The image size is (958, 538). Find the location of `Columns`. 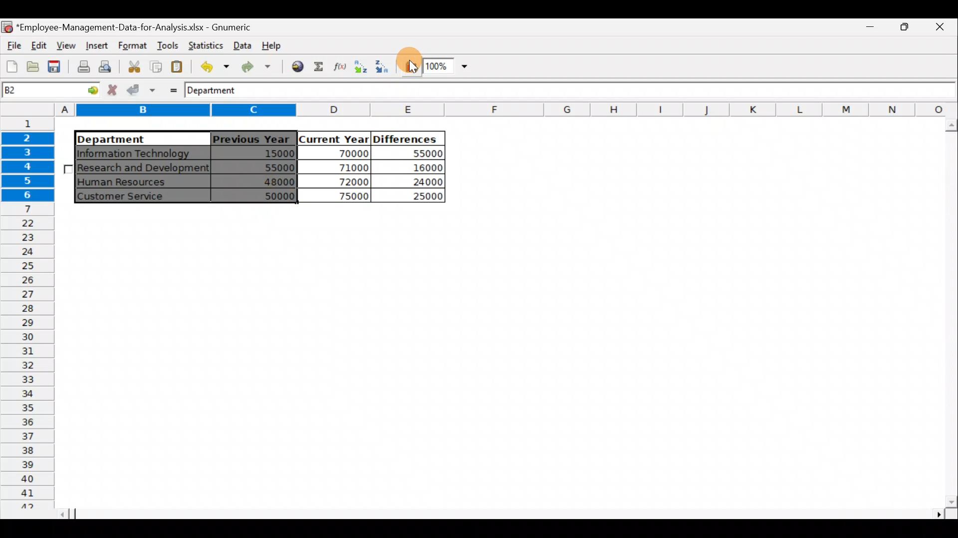

Columns is located at coordinates (507, 109).